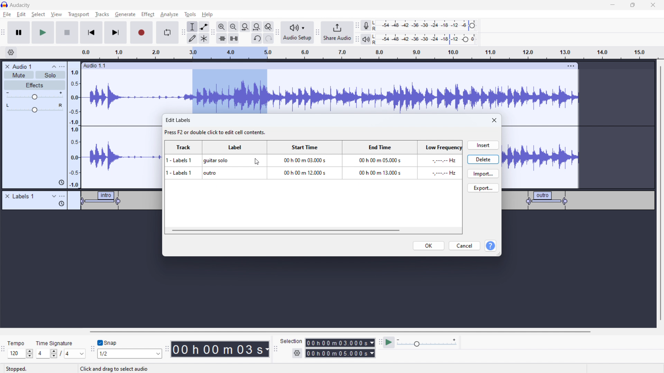 Image resolution: width=664 pixels, height=373 pixels. What do you see at coordinates (297, 353) in the screenshot?
I see `selection settings` at bounding box center [297, 353].